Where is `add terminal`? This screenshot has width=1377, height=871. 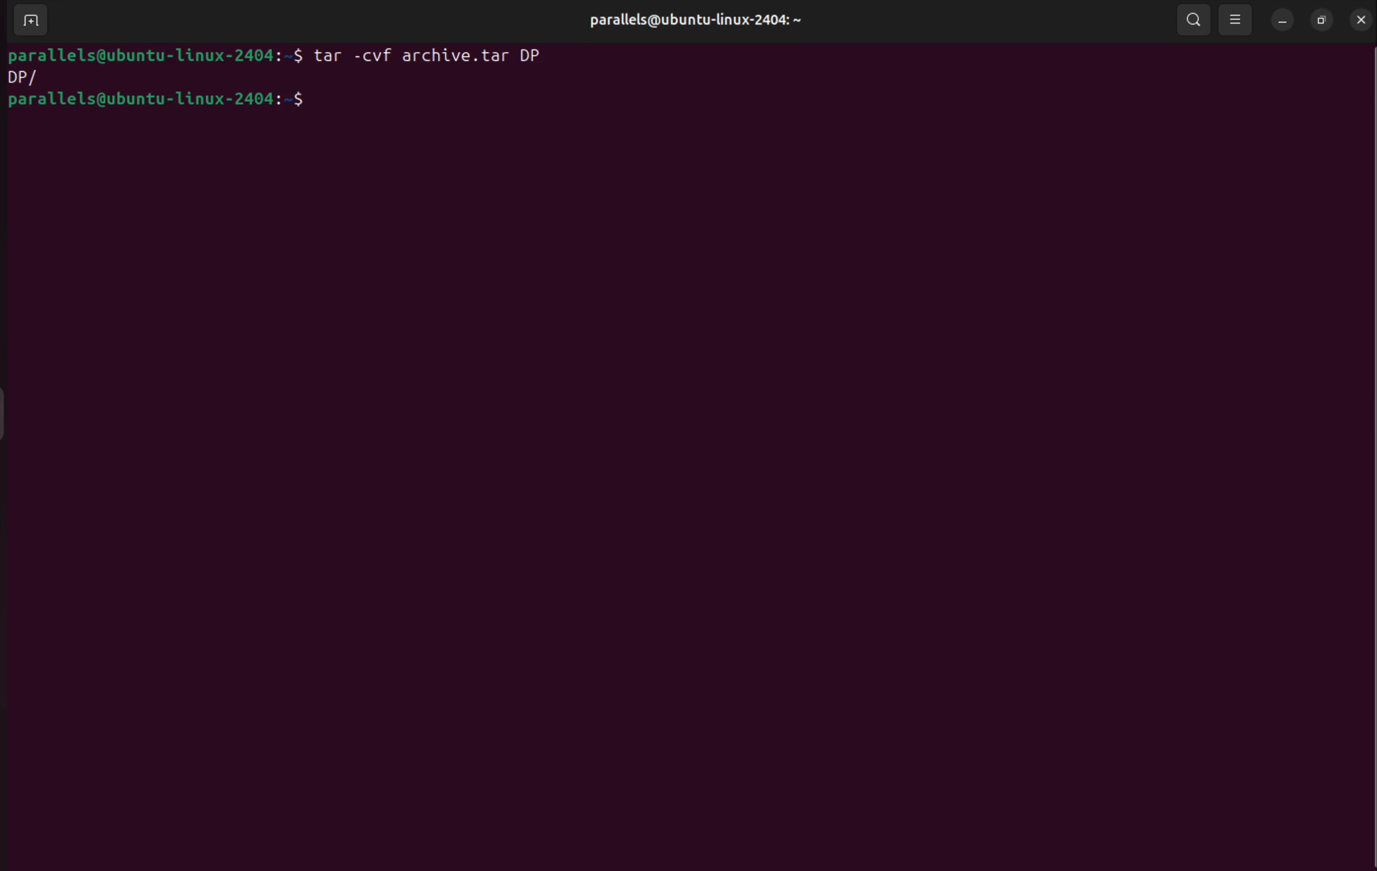
add terminal is located at coordinates (27, 22).